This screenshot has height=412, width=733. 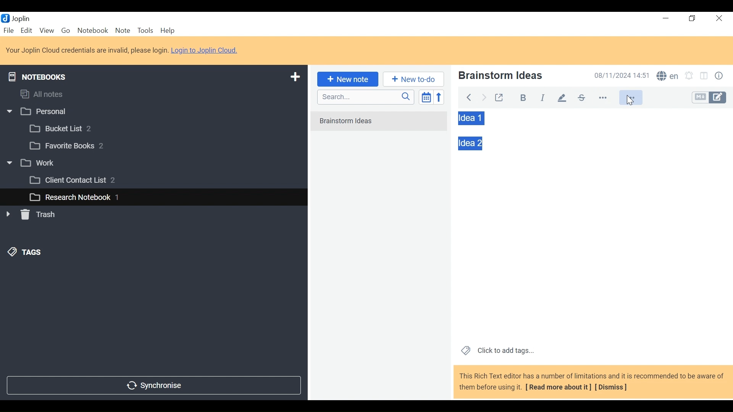 What do you see at coordinates (43, 75) in the screenshot?
I see `Notebooks` at bounding box center [43, 75].